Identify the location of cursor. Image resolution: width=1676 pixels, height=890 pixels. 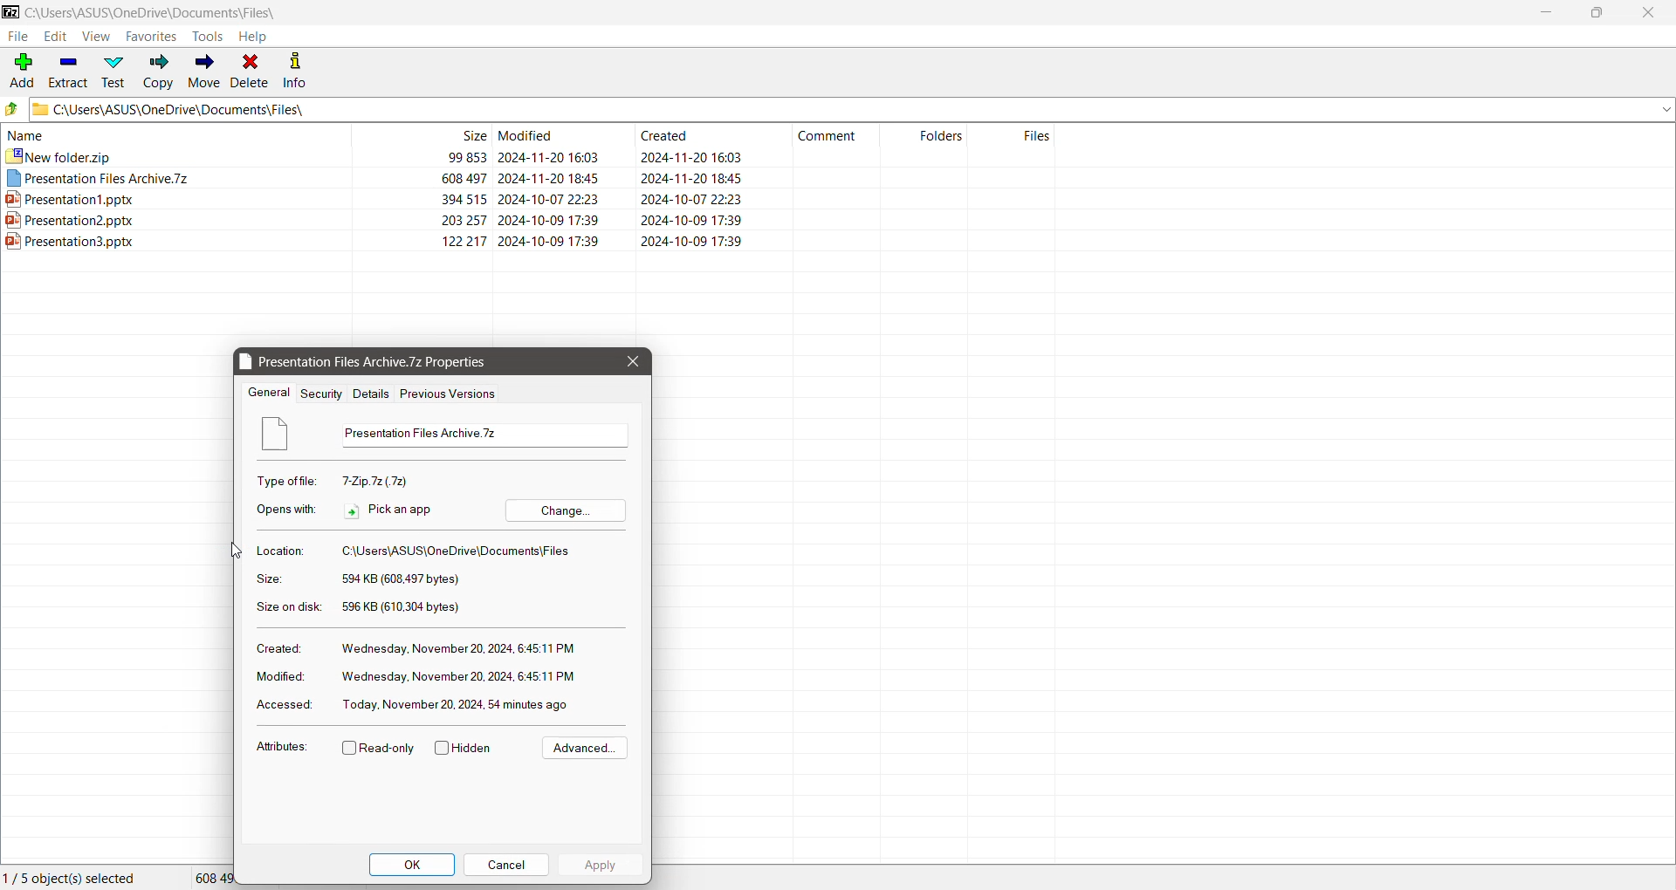
(236, 552).